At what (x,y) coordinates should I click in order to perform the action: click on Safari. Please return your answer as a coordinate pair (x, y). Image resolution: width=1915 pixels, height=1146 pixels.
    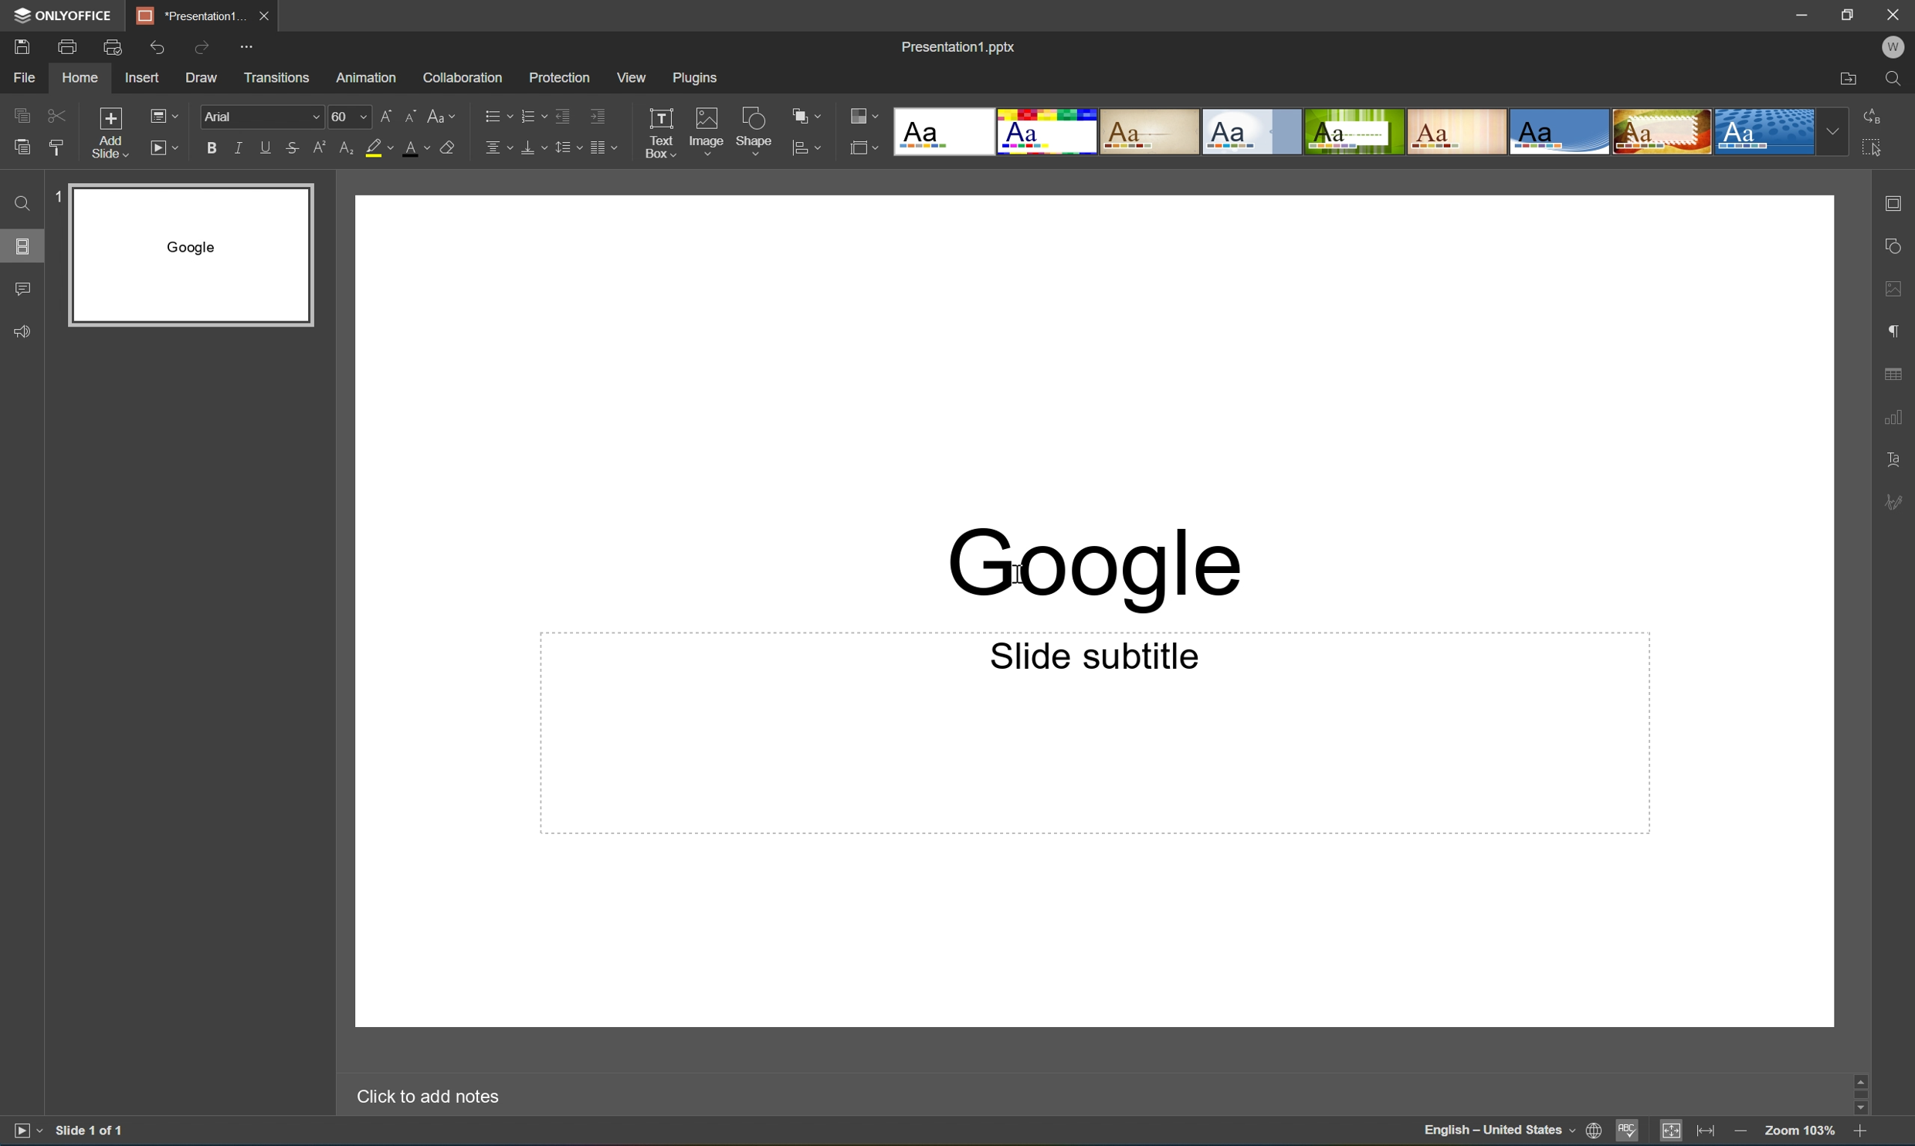
    Looking at the image, I should click on (1662, 134).